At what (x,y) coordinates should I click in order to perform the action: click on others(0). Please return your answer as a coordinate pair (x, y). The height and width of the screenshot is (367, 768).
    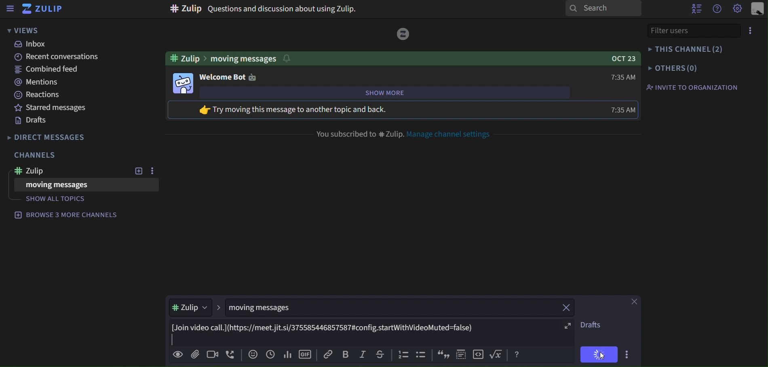
    Looking at the image, I should click on (673, 67).